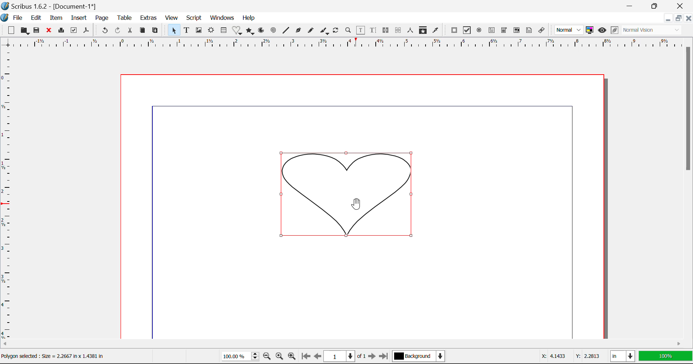 The height and width of the screenshot is (364, 693). What do you see at coordinates (193, 19) in the screenshot?
I see `Script` at bounding box center [193, 19].